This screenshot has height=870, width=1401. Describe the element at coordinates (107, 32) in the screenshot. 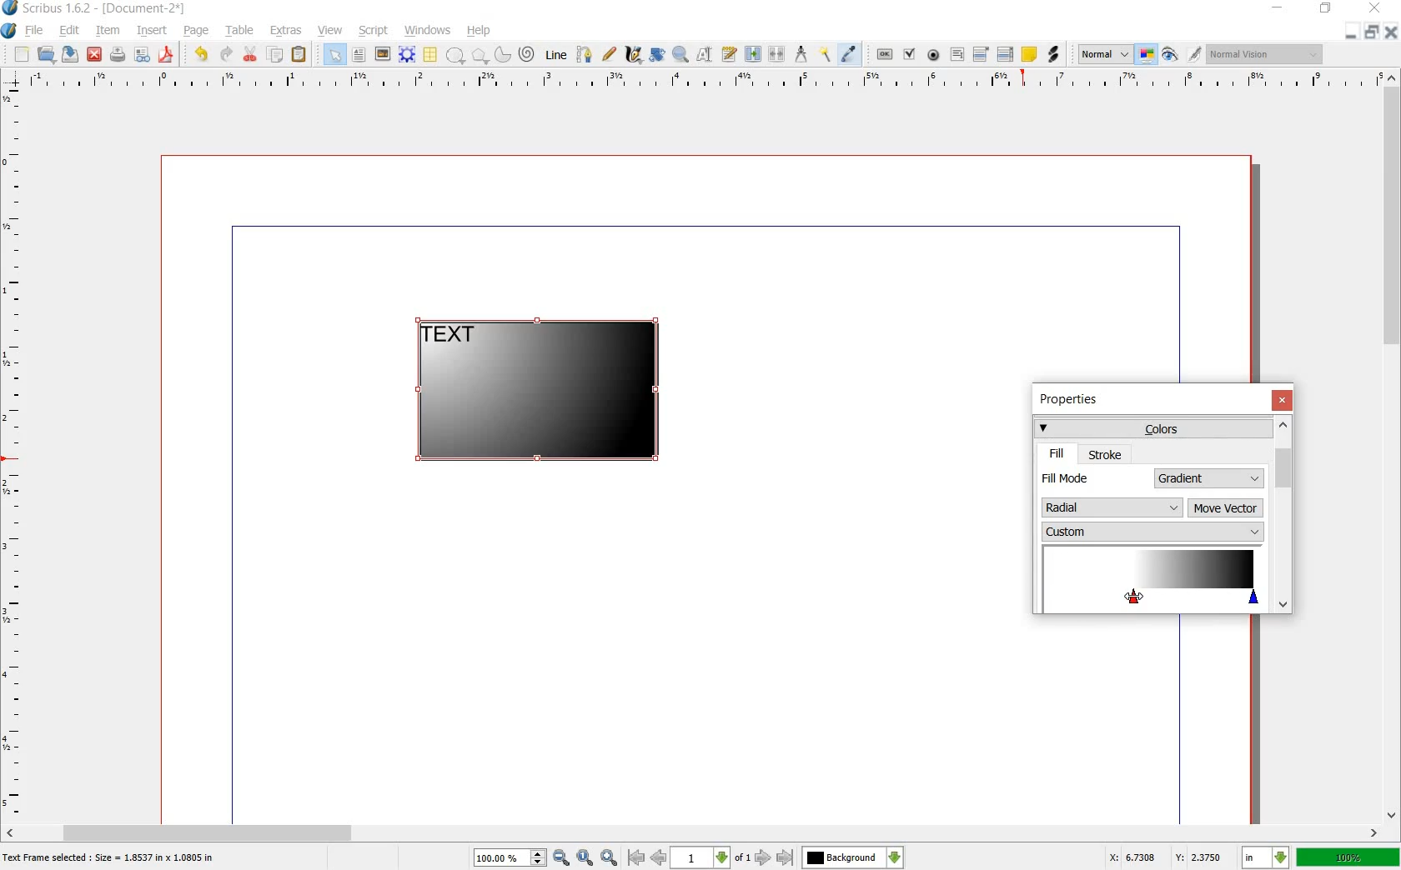

I see `item` at that location.